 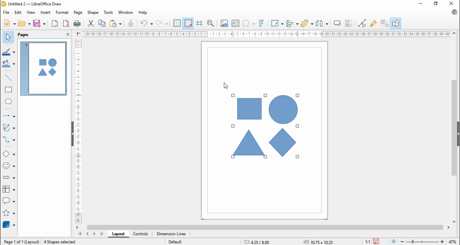 I want to click on zoom factor, so click(x=453, y=241).